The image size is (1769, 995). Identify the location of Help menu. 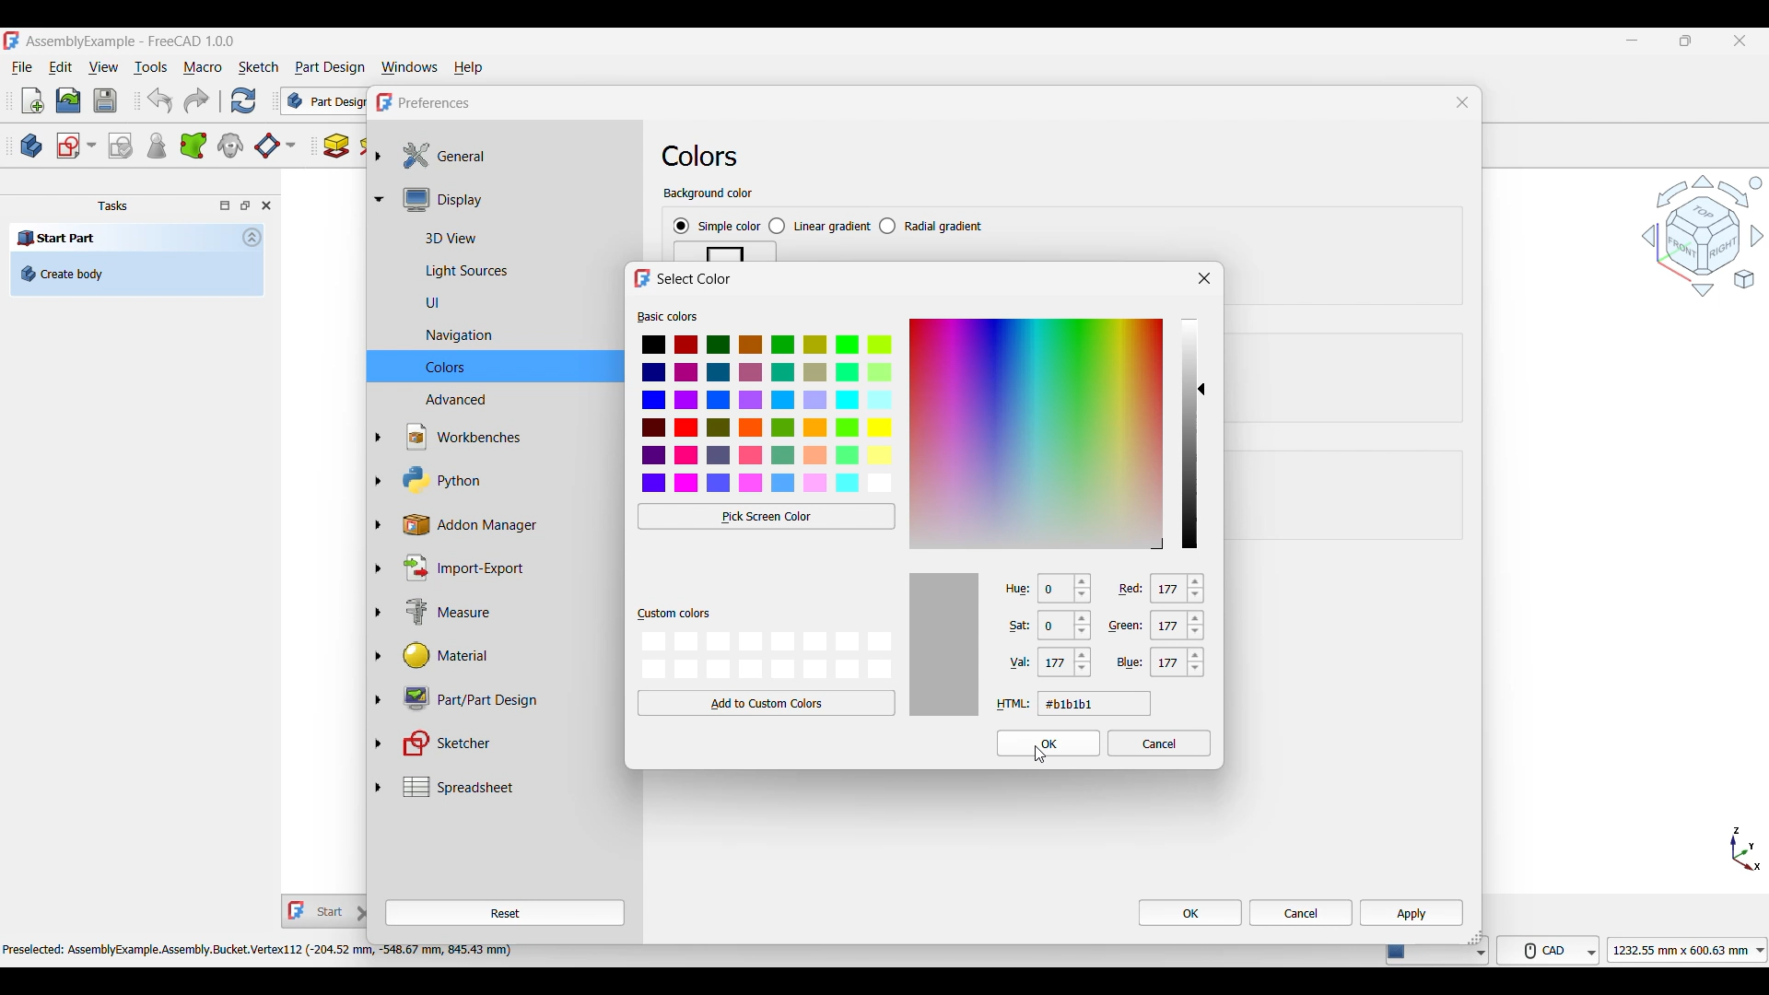
(469, 68).